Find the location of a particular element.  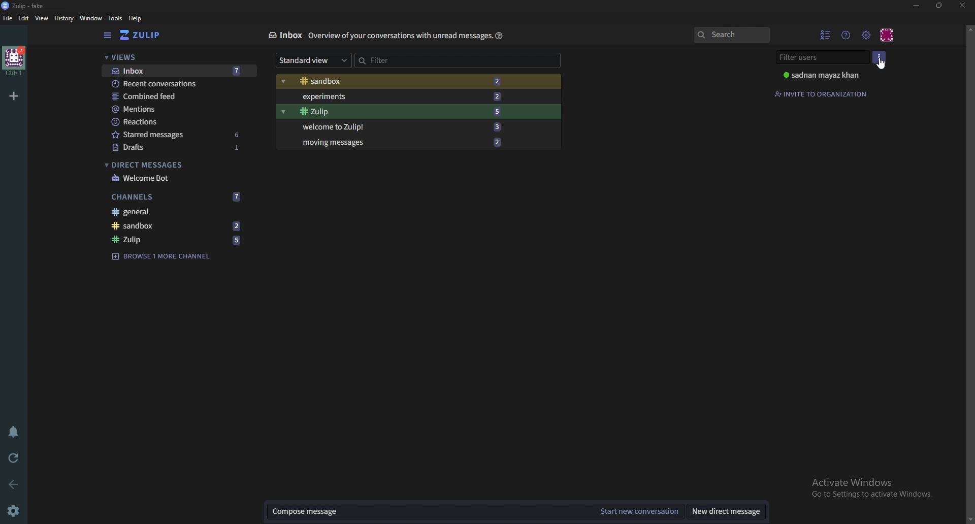

Hide user list is located at coordinates (825, 35).